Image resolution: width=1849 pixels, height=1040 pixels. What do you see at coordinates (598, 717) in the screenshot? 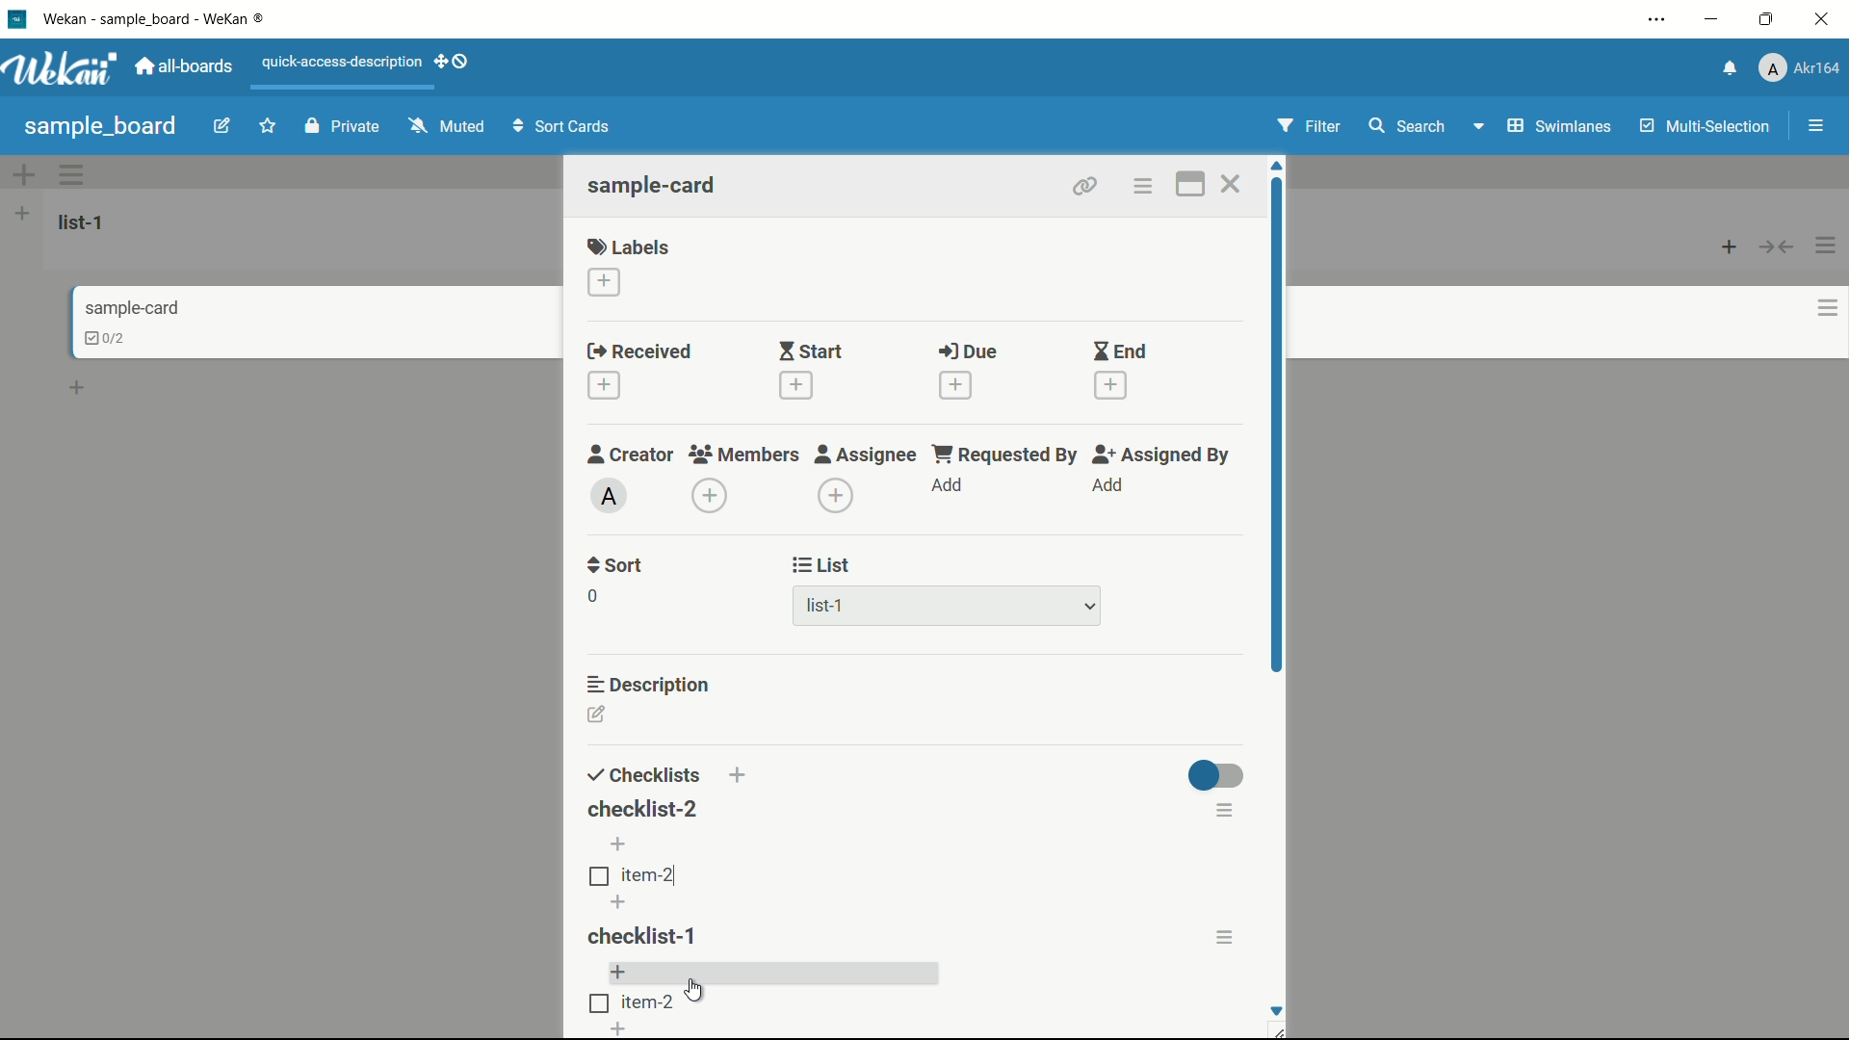
I see `add description` at bounding box center [598, 717].